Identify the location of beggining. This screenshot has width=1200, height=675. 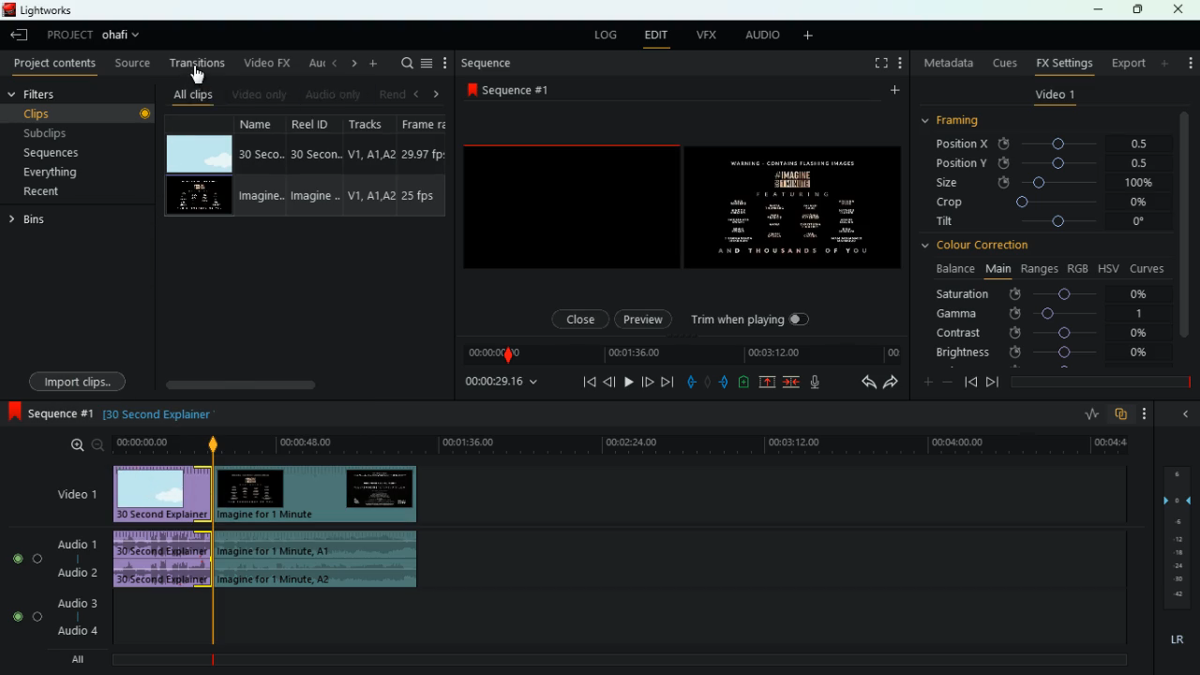
(583, 382).